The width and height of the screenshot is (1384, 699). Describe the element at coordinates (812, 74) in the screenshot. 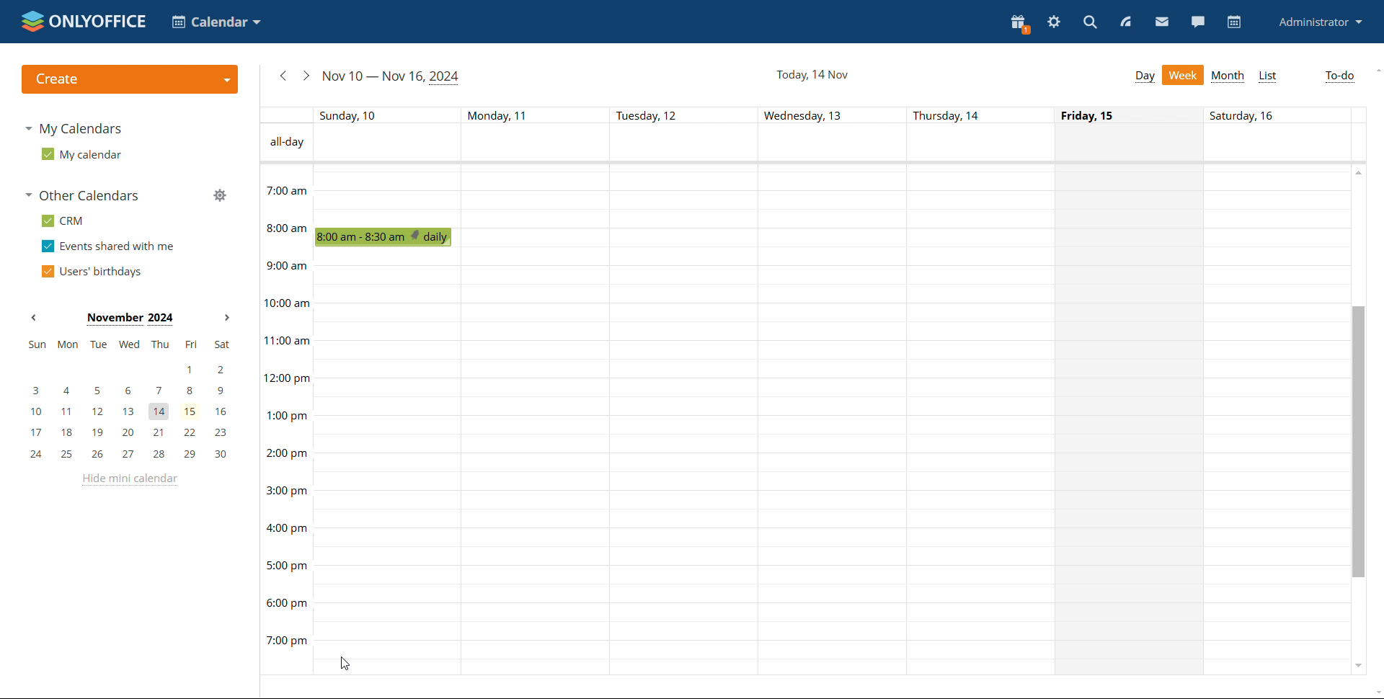

I see `current date` at that location.